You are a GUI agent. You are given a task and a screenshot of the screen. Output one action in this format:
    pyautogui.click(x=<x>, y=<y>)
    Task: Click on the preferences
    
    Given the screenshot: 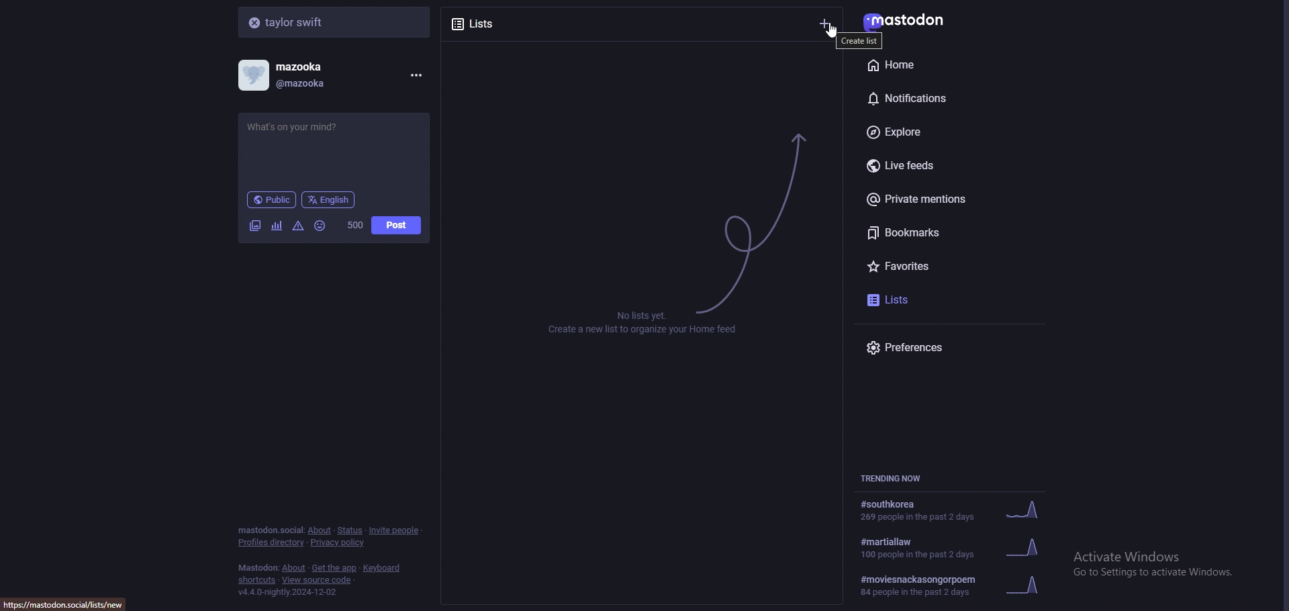 What is the action you would take?
    pyautogui.click(x=953, y=347)
    